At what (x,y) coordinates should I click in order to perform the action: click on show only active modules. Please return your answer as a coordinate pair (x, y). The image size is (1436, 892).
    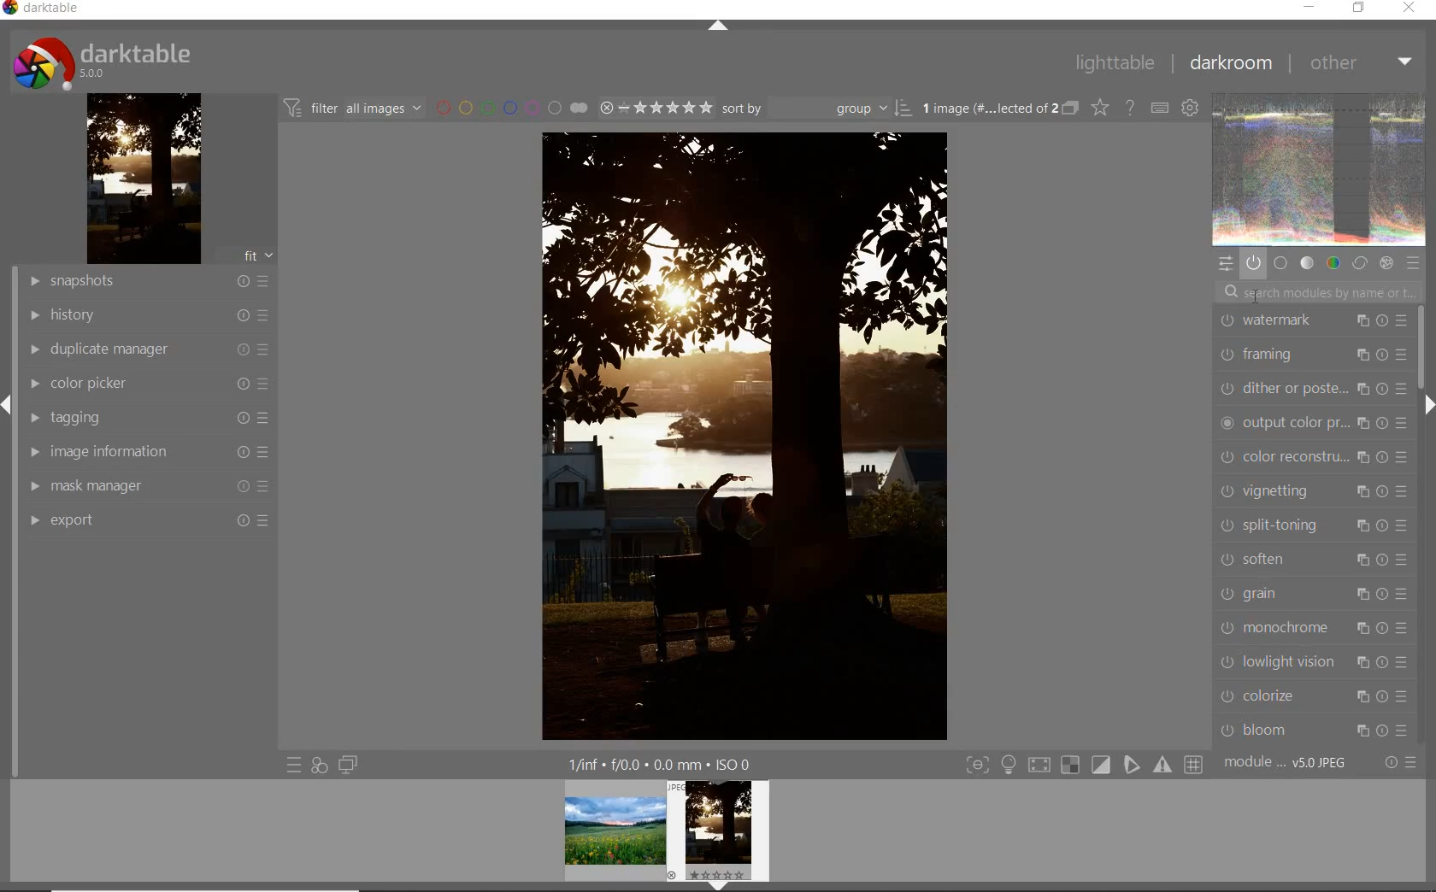
    Looking at the image, I should click on (1254, 262).